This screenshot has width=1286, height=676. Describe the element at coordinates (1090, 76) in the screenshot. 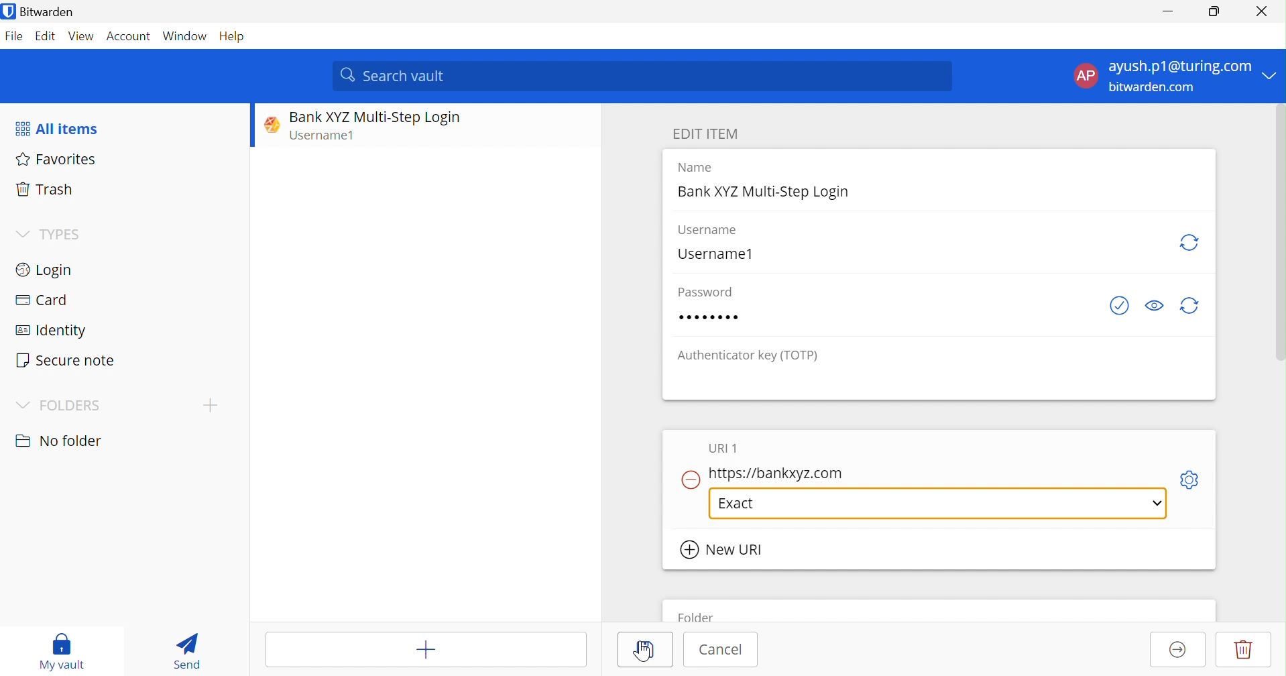

I see `AP` at that location.